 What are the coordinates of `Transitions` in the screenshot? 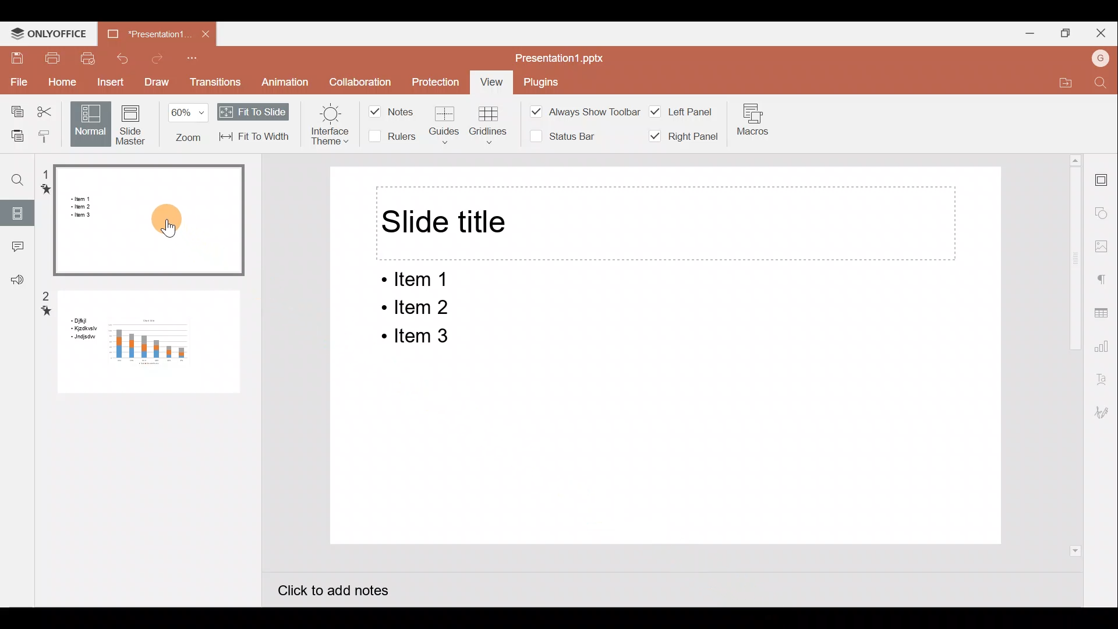 It's located at (214, 83).